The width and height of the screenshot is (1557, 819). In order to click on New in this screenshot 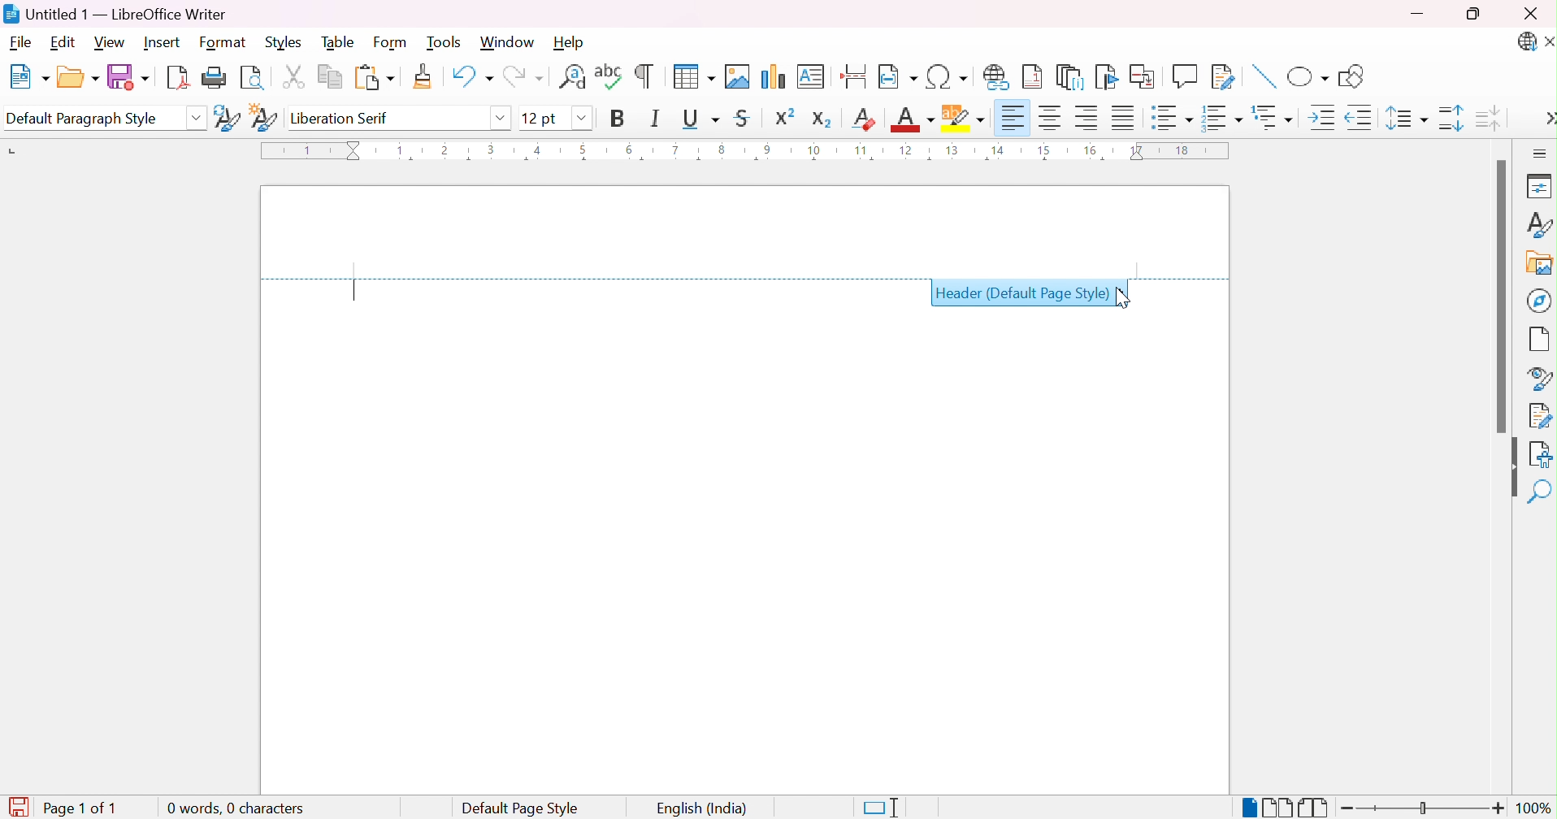, I will do `click(33, 76)`.